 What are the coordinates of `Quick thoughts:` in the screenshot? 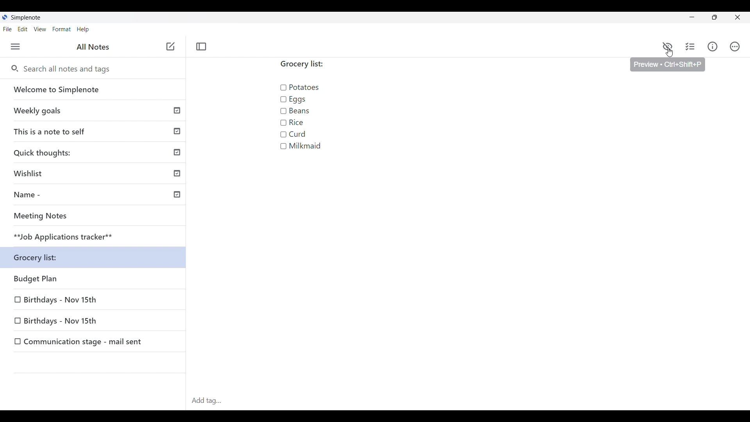 It's located at (96, 154).